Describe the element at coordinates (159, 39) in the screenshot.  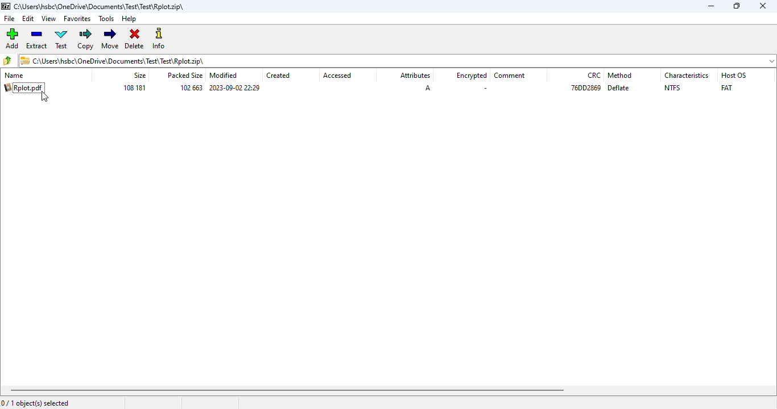
I see `info` at that location.